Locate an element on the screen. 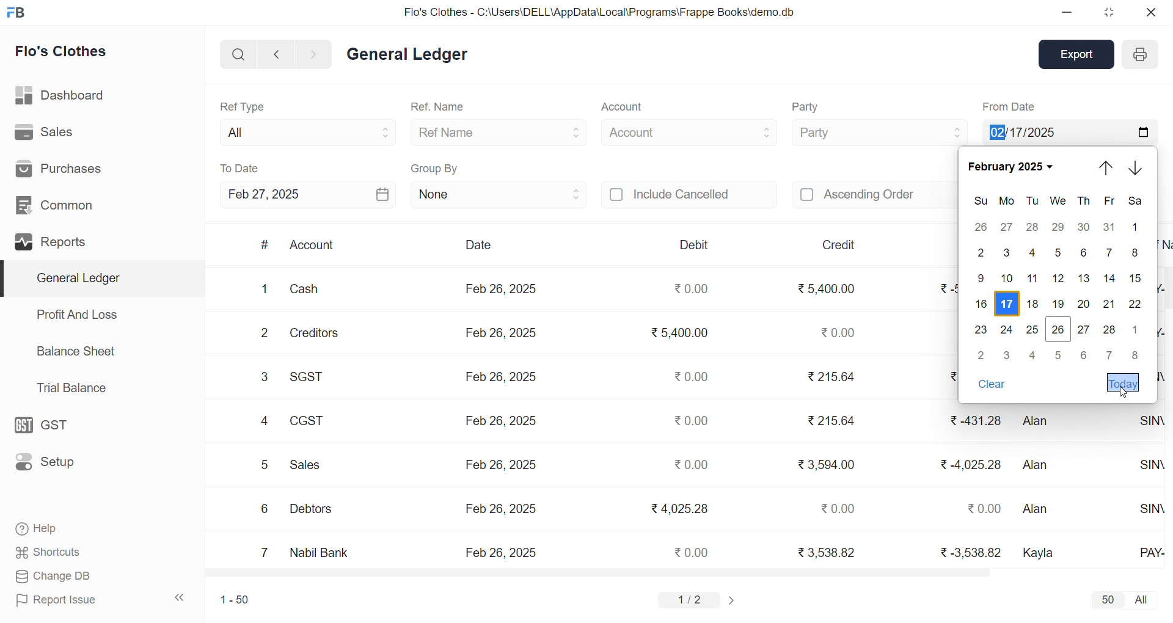 The image size is (1173, 623). Feb 17, 2025 is located at coordinates (1069, 131).